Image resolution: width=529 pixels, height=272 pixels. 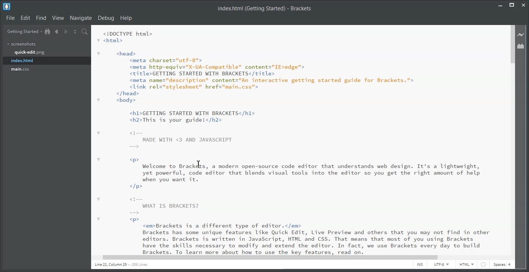 I want to click on Vertical Scroll Bar, so click(x=512, y=142).